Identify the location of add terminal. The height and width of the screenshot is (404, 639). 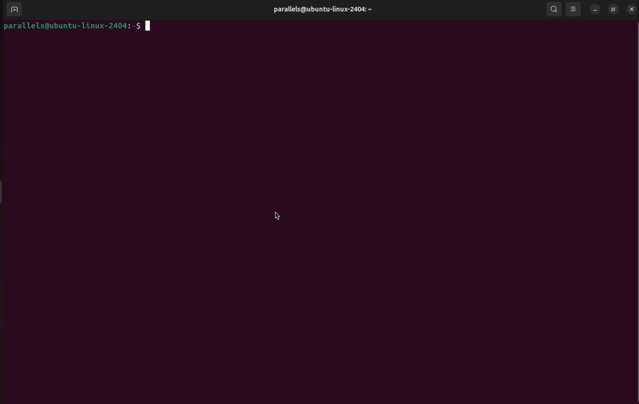
(14, 9).